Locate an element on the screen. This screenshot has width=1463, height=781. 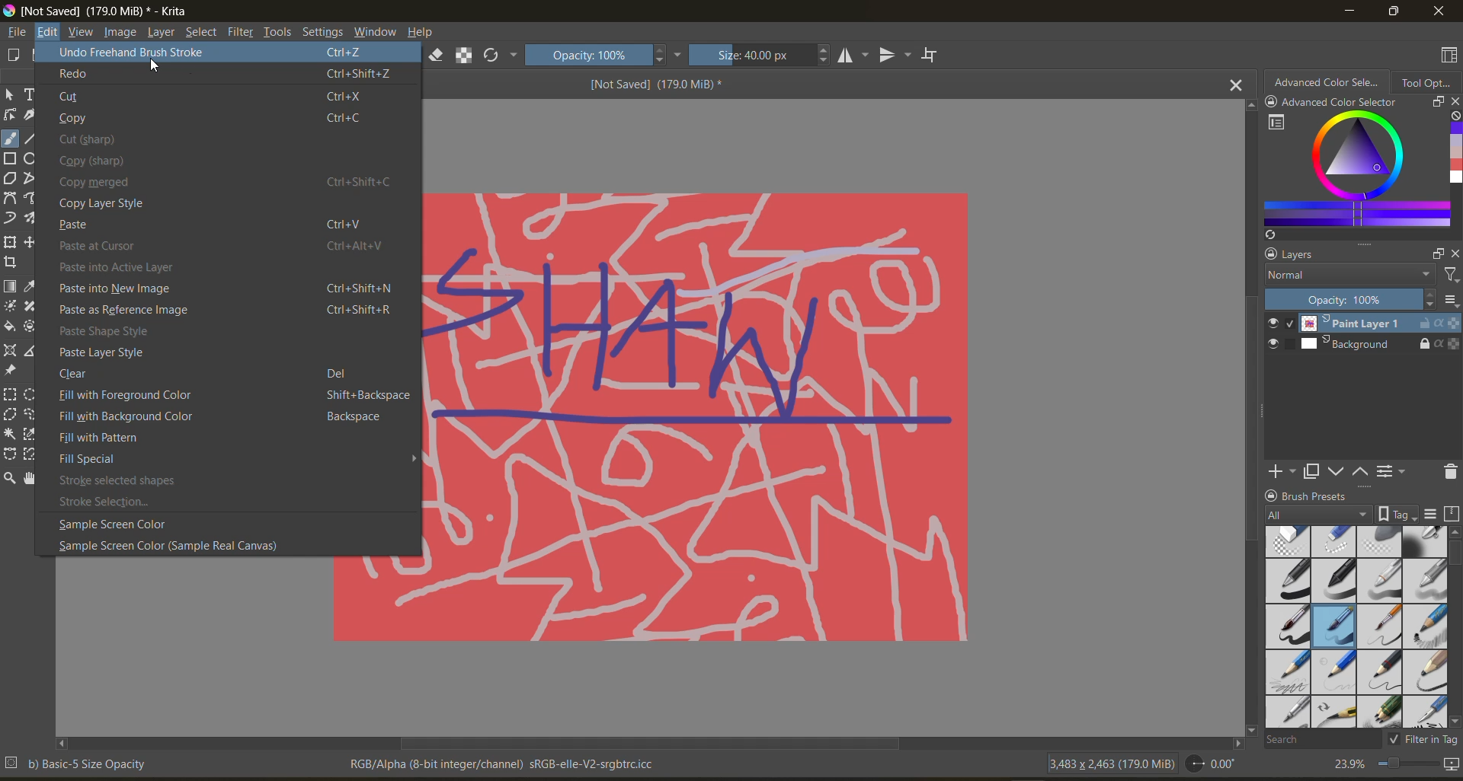
Enclose and fill tool is located at coordinates (34, 327).